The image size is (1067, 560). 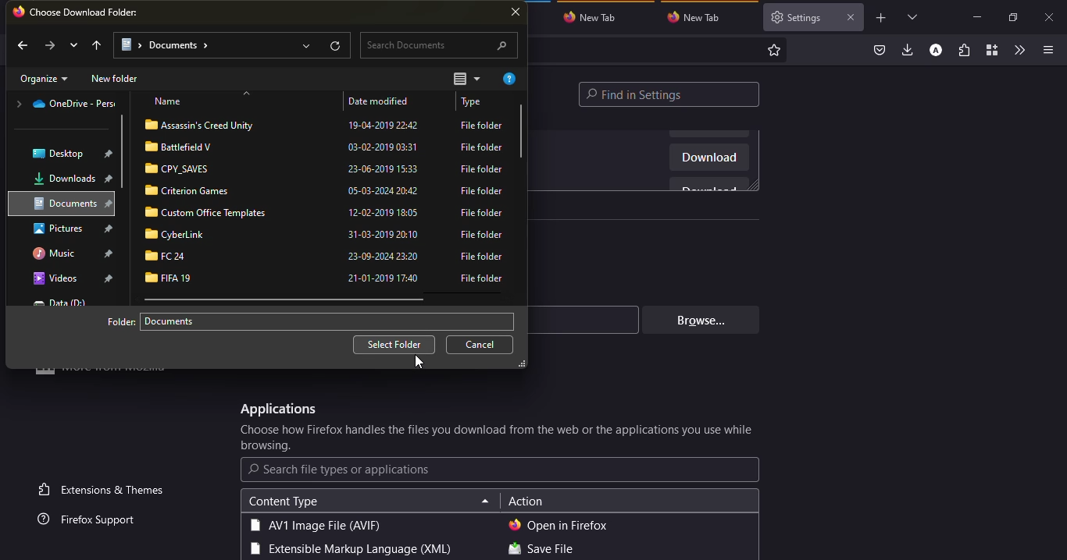 What do you see at coordinates (481, 279) in the screenshot?
I see `type` at bounding box center [481, 279].